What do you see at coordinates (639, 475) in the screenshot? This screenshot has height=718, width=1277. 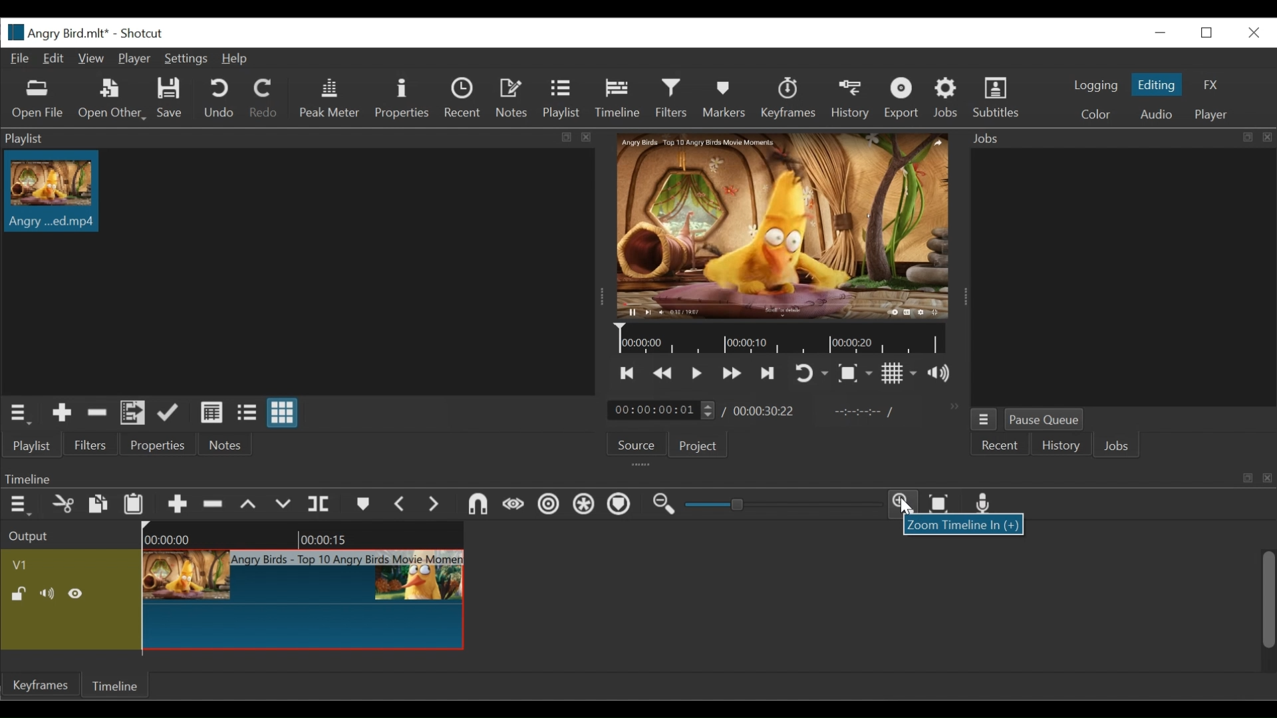 I see `Timeline Panel` at bounding box center [639, 475].